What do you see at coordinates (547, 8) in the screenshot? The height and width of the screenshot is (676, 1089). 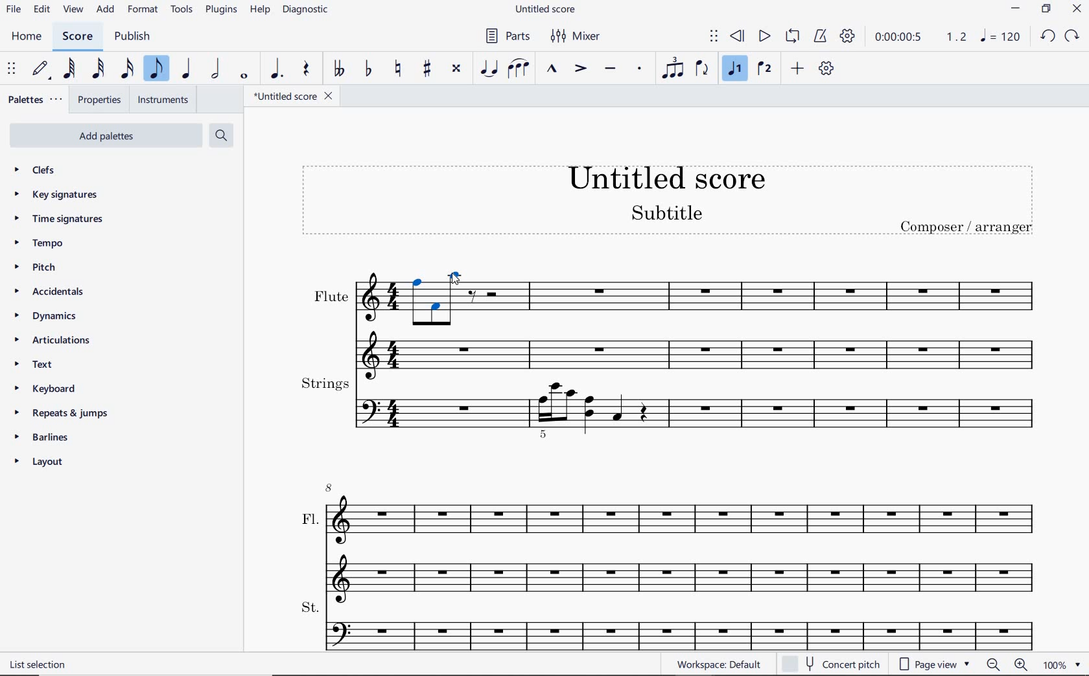 I see `file name` at bounding box center [547, 8].